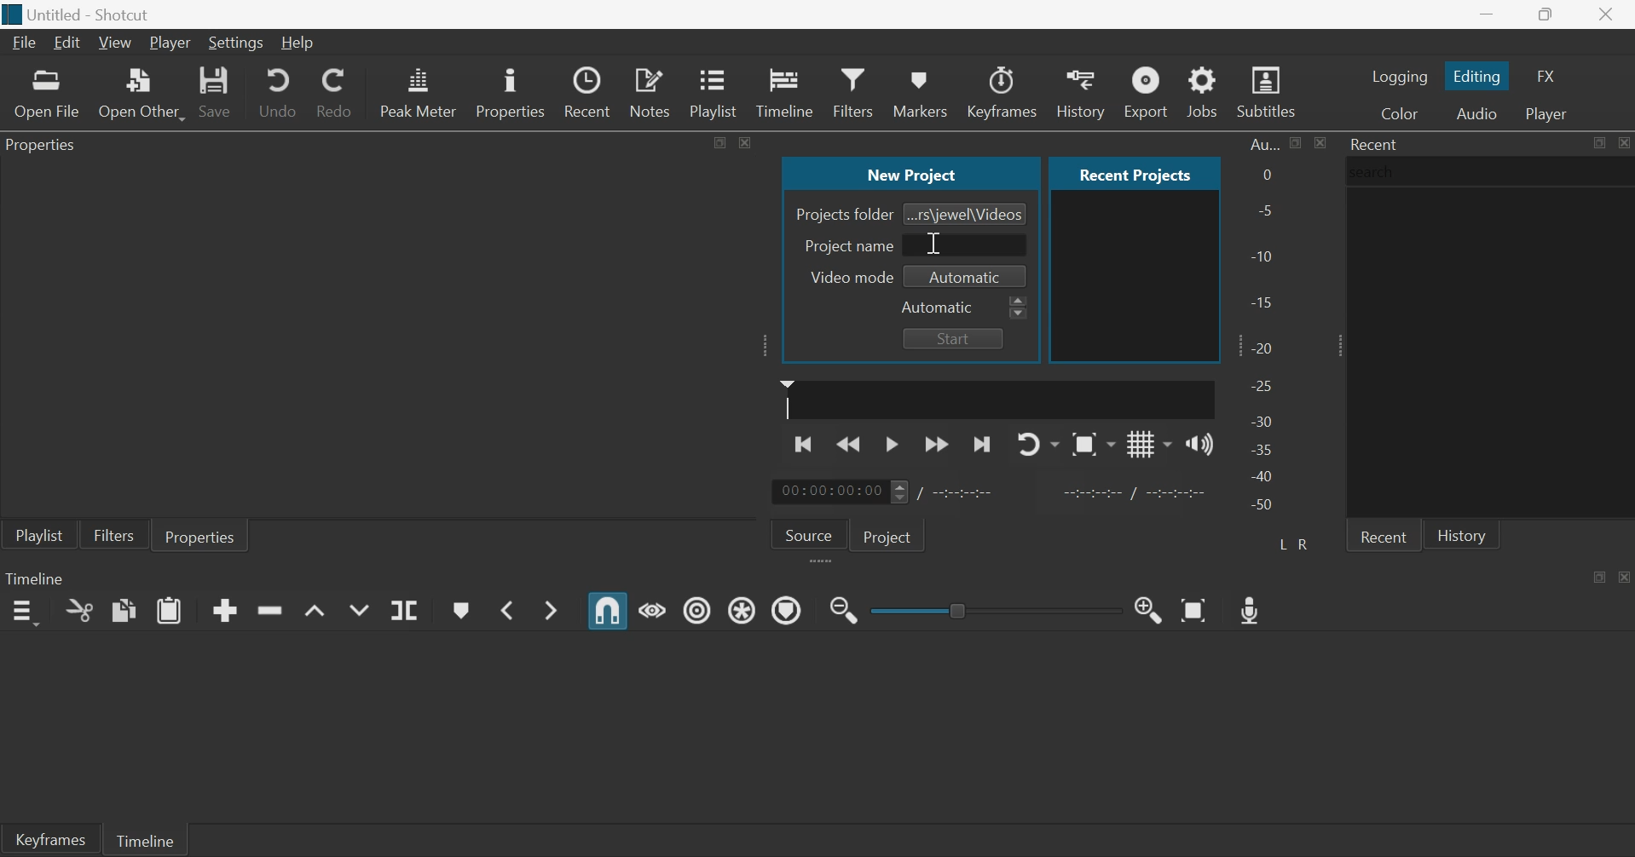 The height and width of the screenshot is (857, 1635). I want to click on Timeline, so click(144, 838).